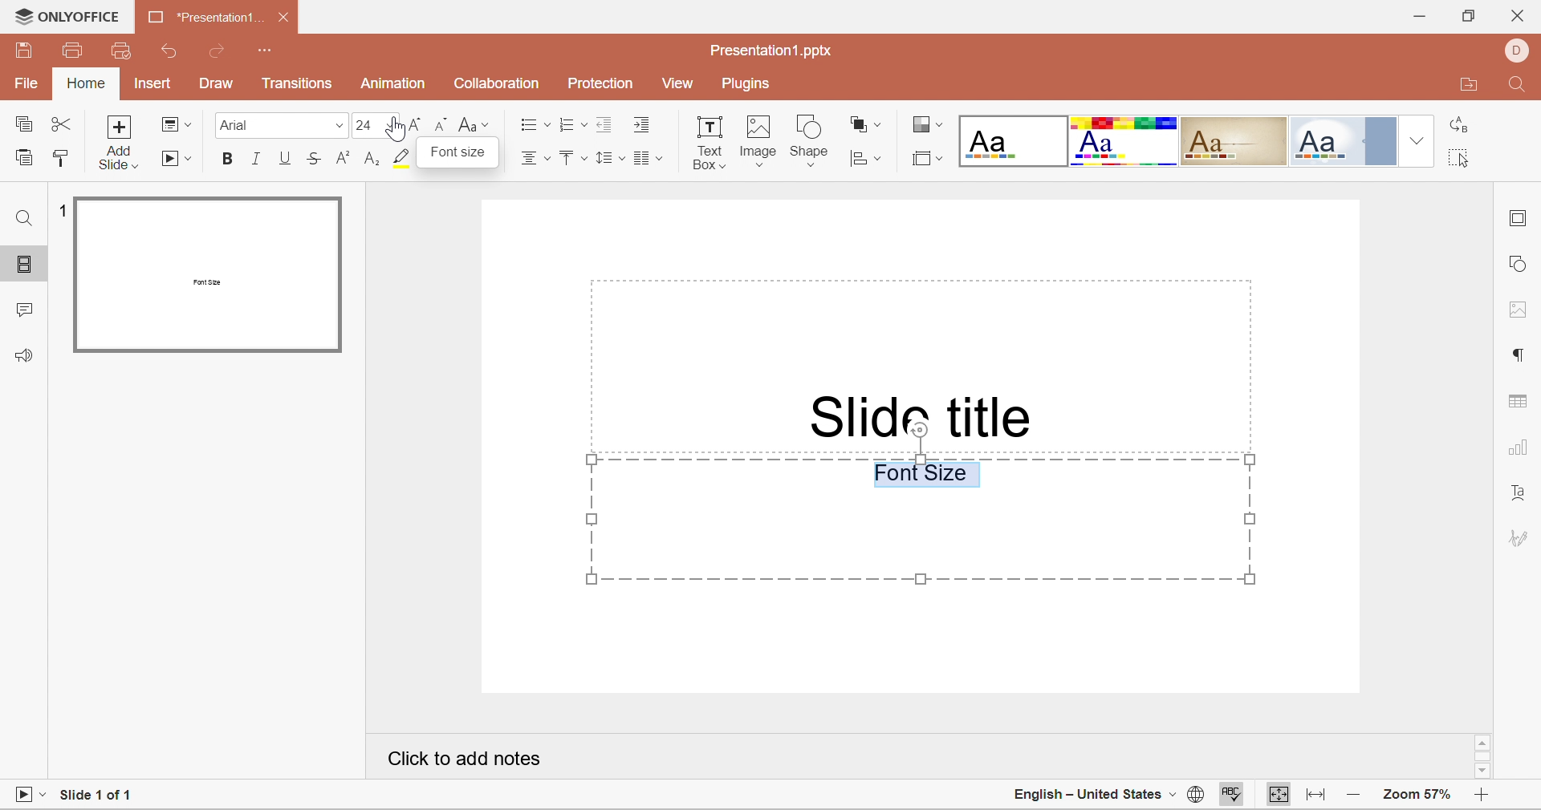 This screenshot has height=810, width=1541. I want to click on Select slide size, so click(927, 158).